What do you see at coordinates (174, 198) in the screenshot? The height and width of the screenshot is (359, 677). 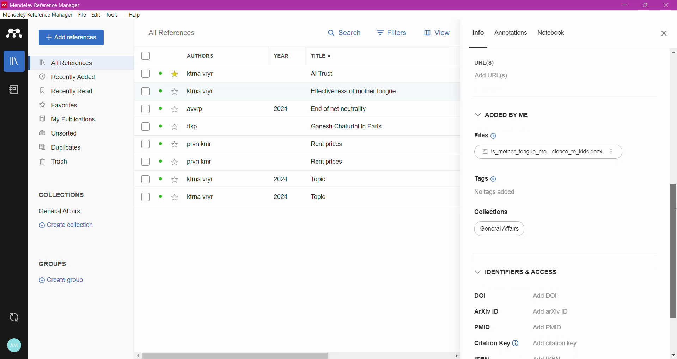 I see `star` at bounding box center [174, 198].